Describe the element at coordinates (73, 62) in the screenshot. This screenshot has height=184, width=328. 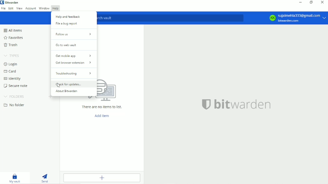
I see `Get browser extension >` at that location.